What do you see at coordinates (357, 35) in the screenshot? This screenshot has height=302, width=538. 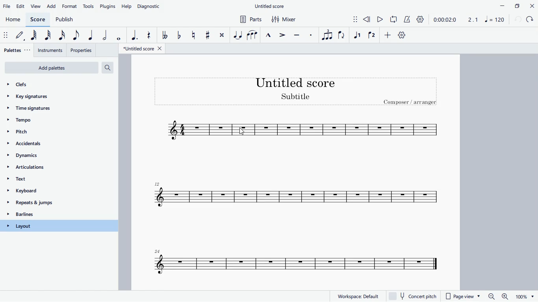 I see `voice 1` at bounding box center [357, 35].